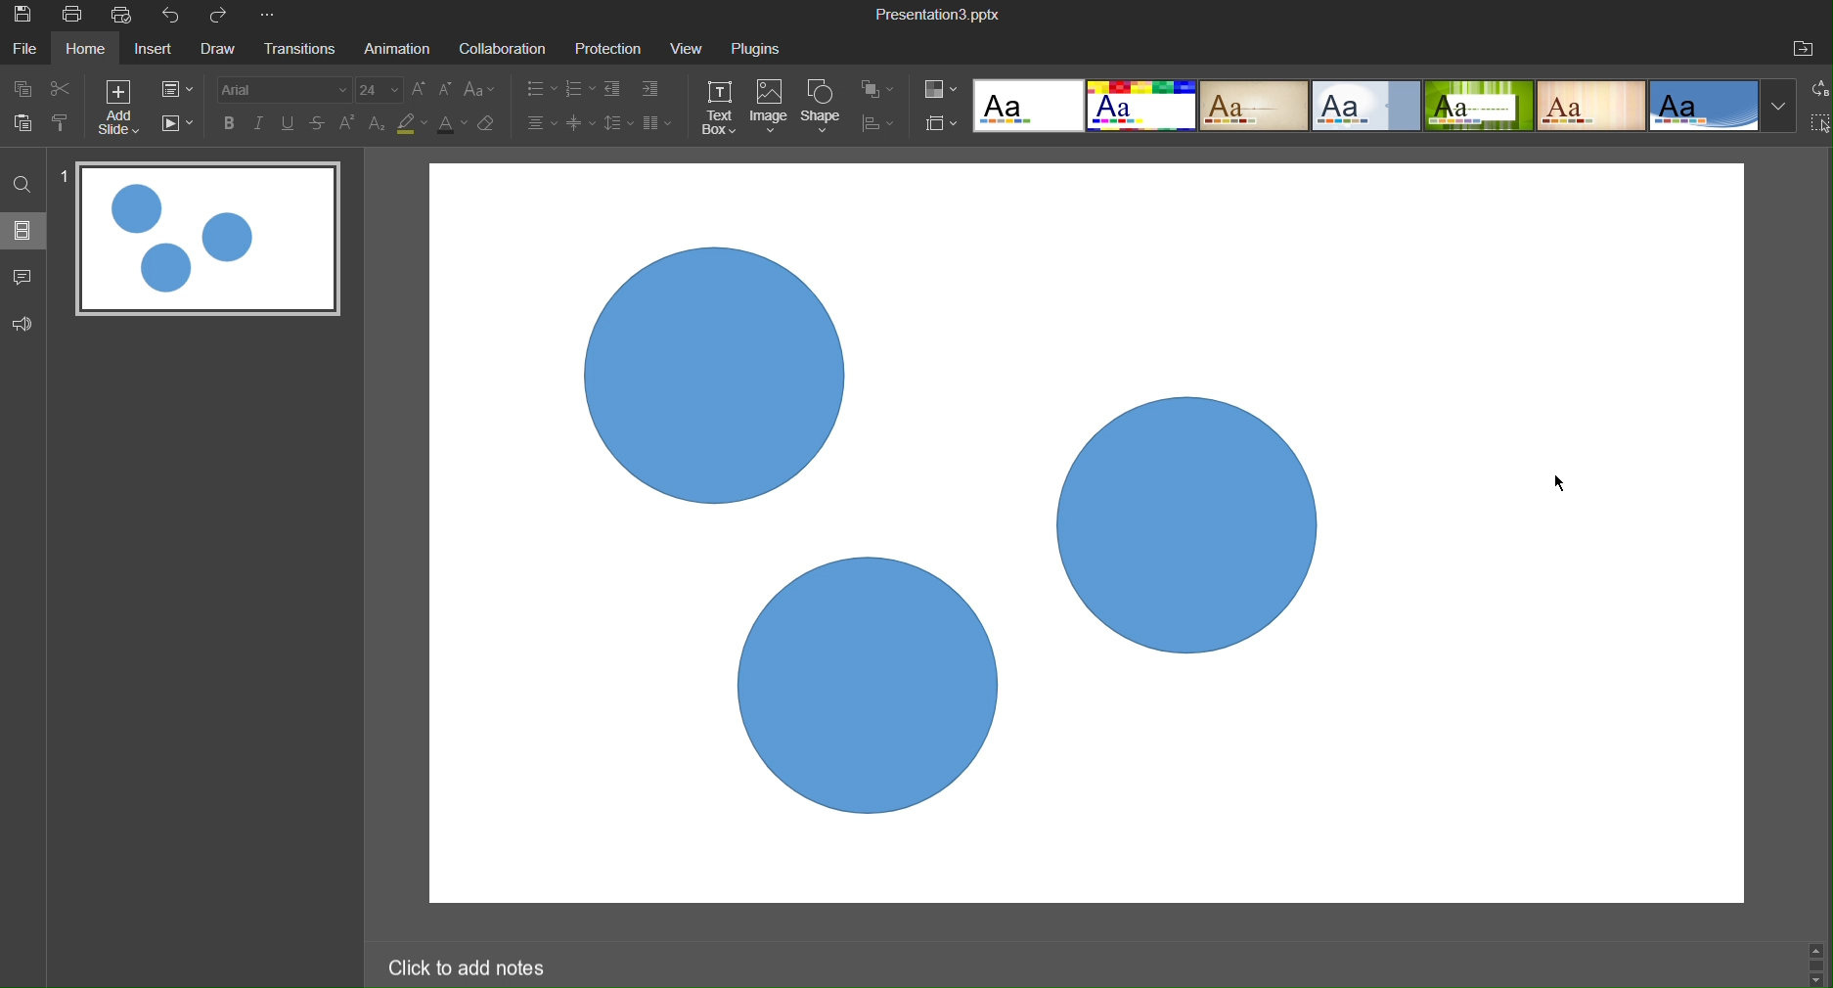 The height and width of the screenshot is (988, 1833). What do you see at coordinates (227, 17) in the screenshot?
I see `Redo` at bounding box center [227, 17].